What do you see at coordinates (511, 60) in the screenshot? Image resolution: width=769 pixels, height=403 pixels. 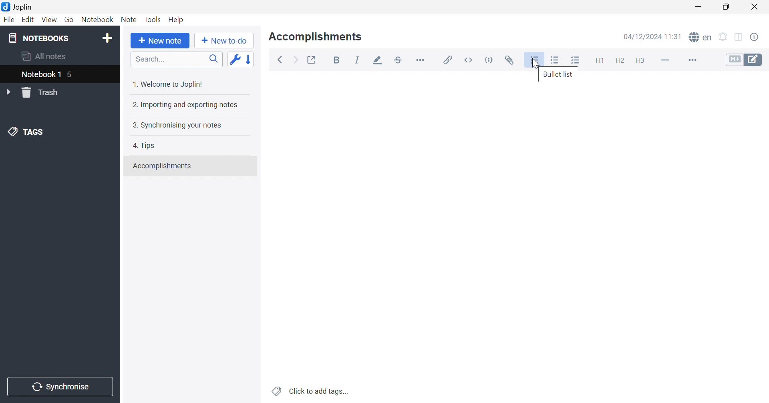 I see `Attach file` at bounding box center [511, 60].